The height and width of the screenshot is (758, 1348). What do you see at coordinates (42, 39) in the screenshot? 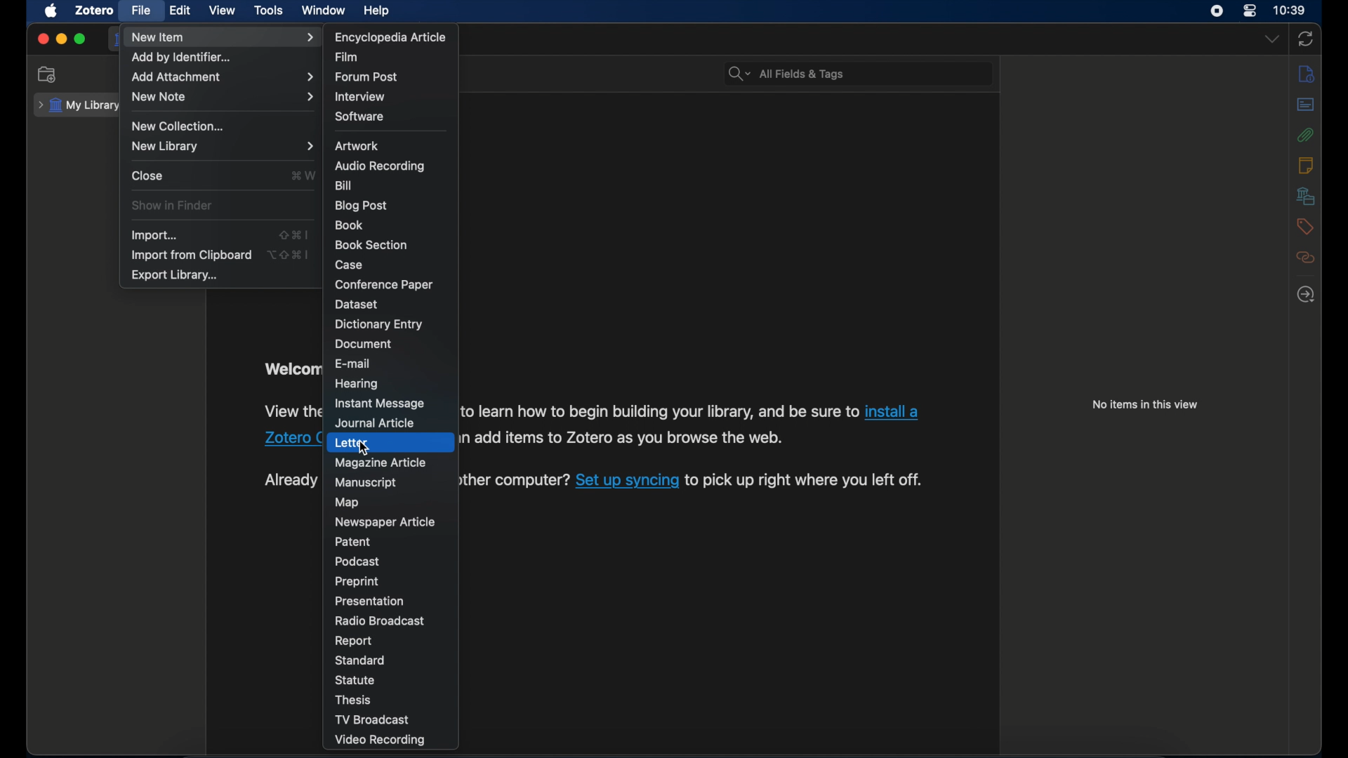
I see `close` at bounding box center [42, 39].